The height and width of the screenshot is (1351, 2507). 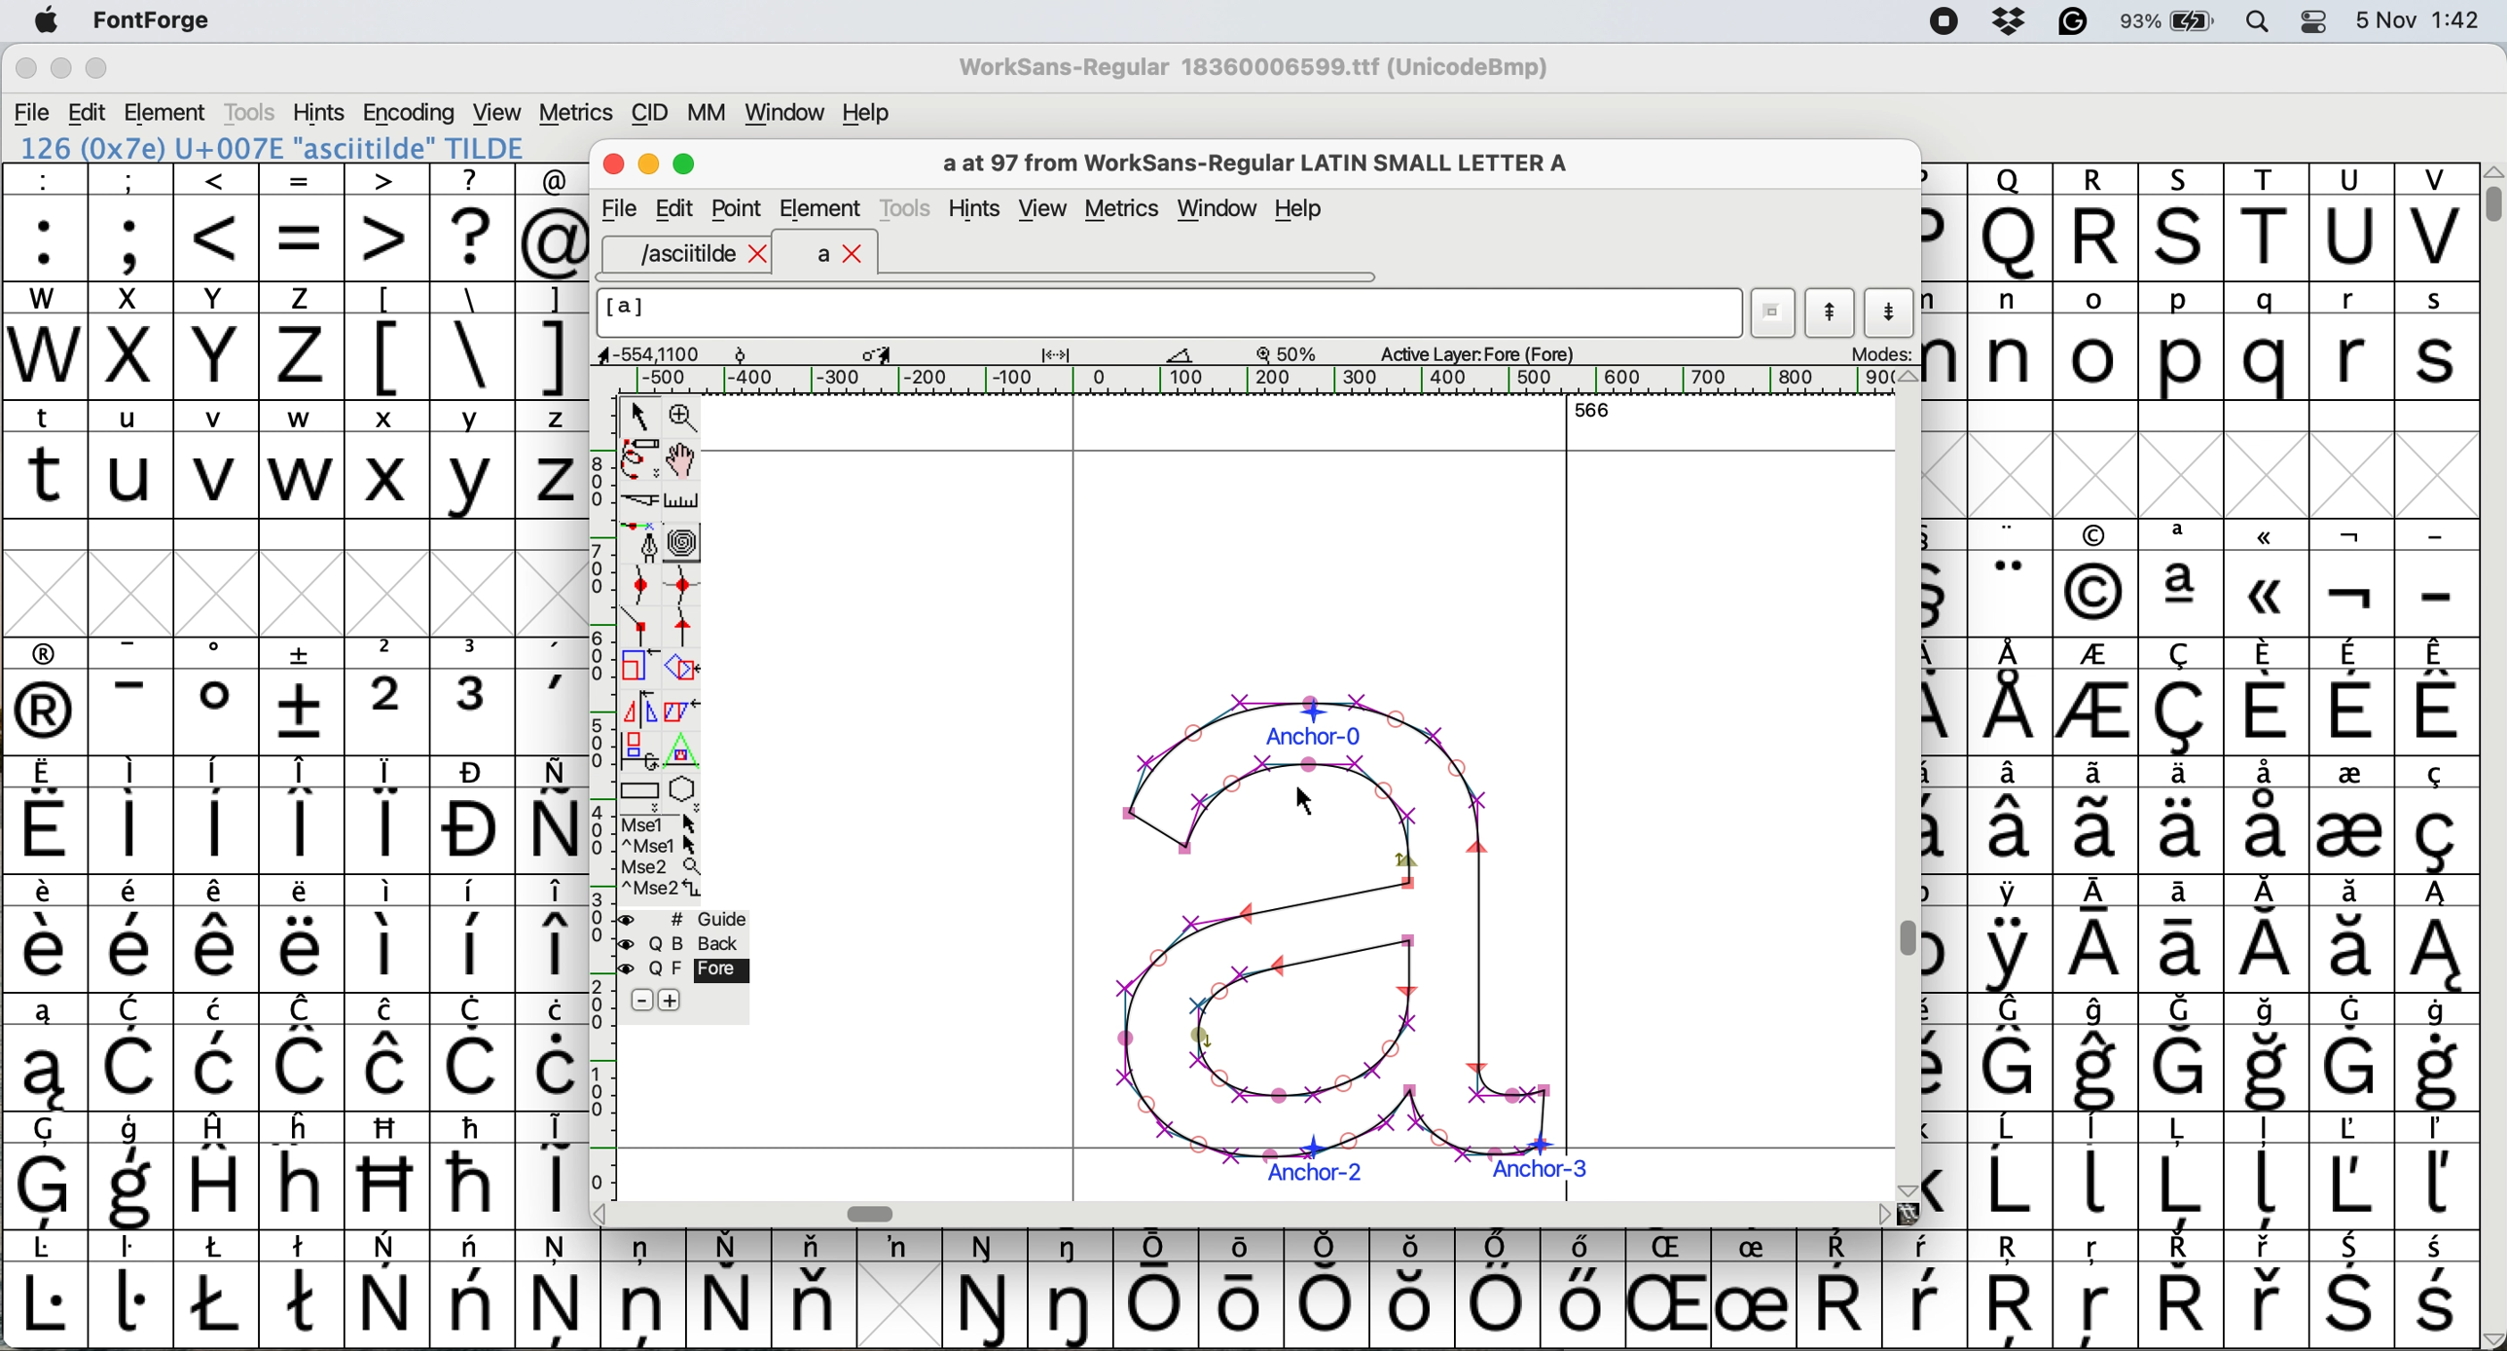 I want to click on symbol, so click(x=1074, y=1289).